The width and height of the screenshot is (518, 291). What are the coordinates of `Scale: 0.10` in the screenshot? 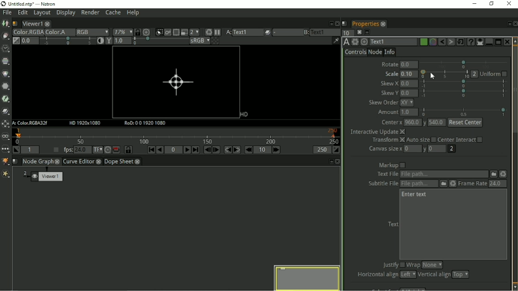 It's located at (400, 74).